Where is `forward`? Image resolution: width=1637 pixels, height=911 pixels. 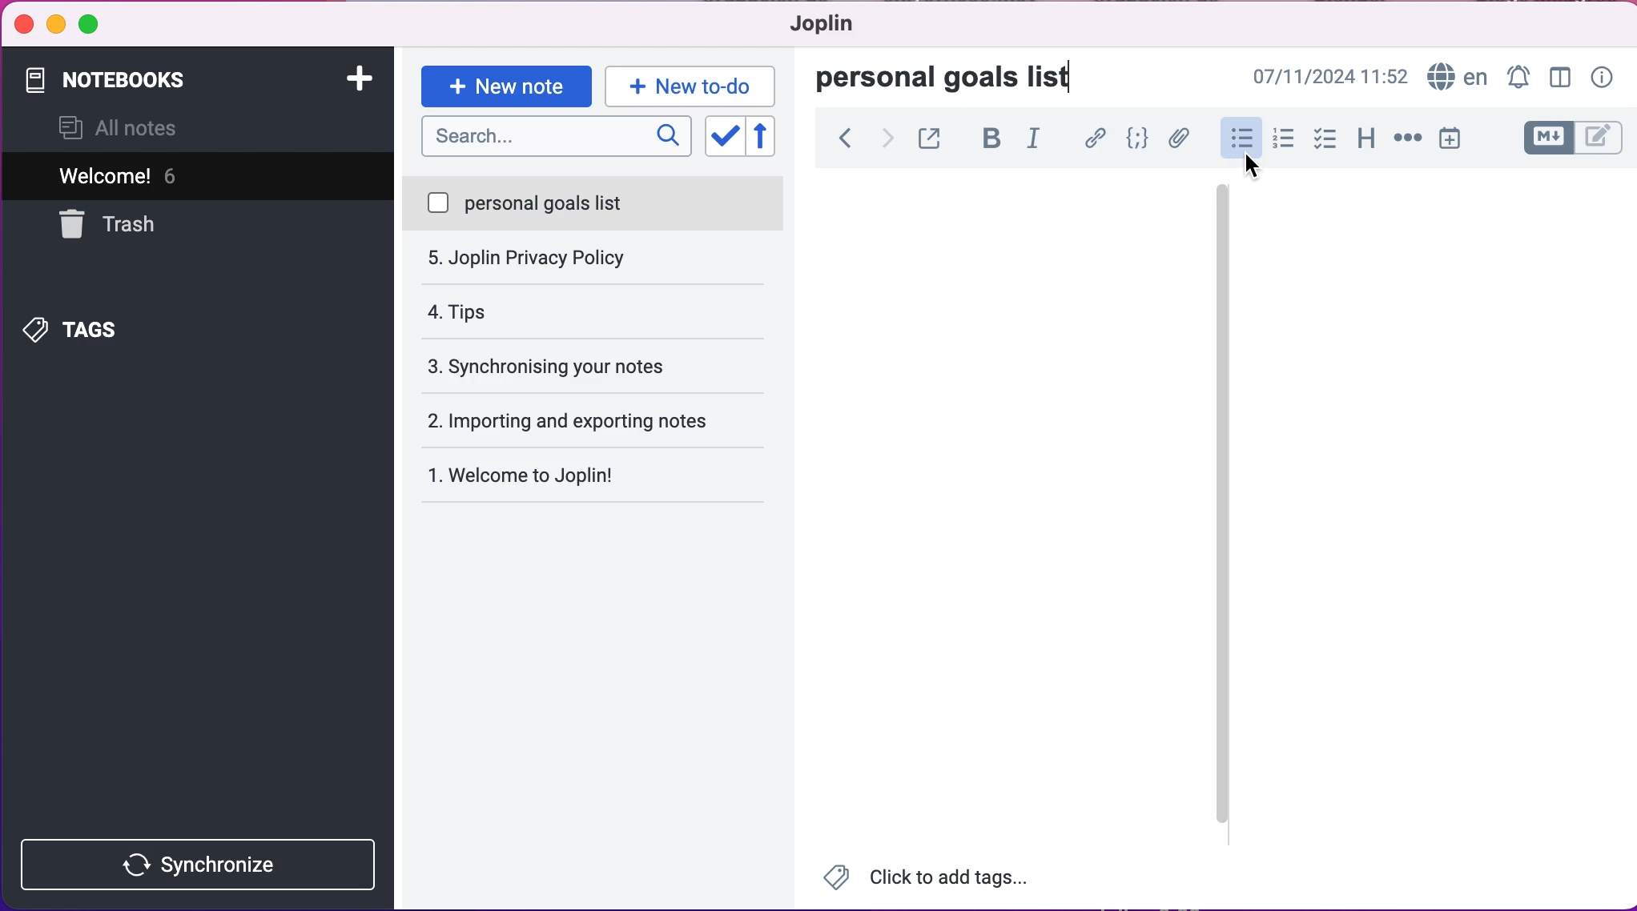 forward is located at coordinates (888, 142).